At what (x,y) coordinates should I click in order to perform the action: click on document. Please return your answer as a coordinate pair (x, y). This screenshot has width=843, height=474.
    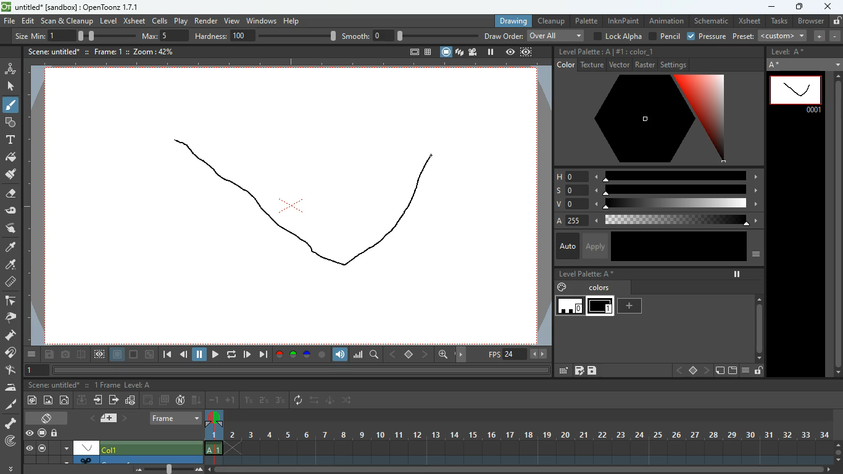
    Looking at the image, I should click on (412, 53).